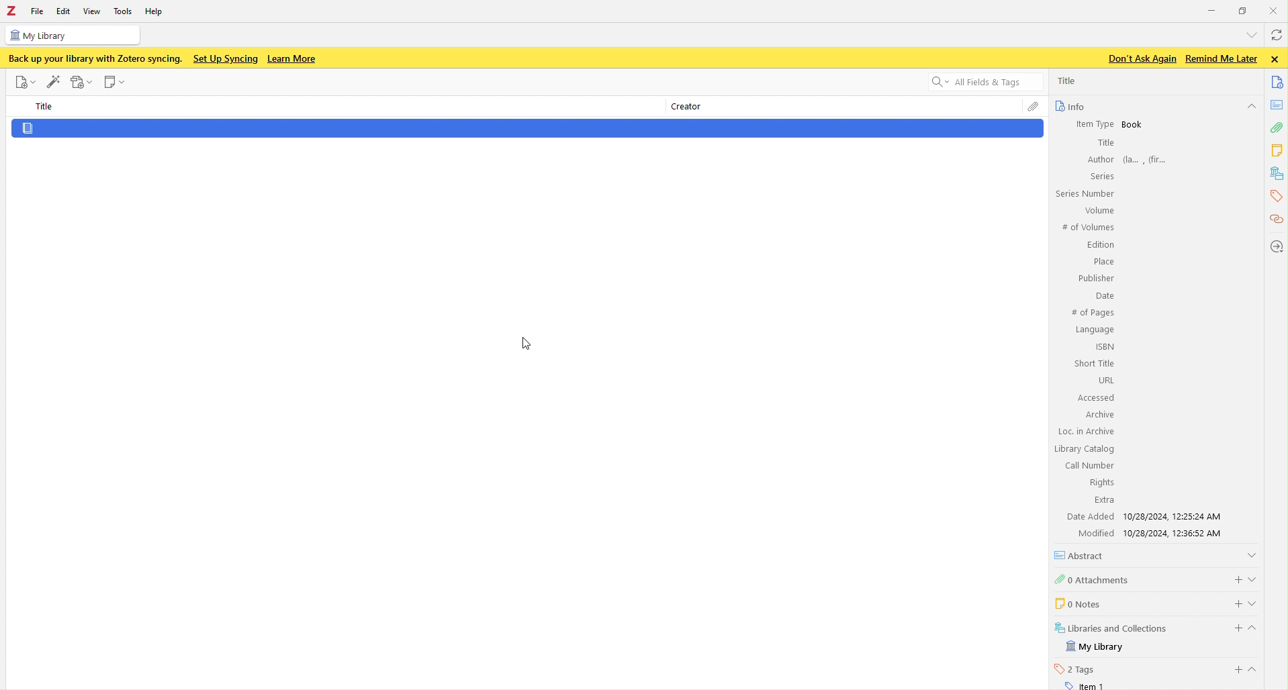 Image resolution: width=1288 pixels, height=690 pixels. What do you see at coordinates (46, 107) in the screenshot?
I see `Title` at bounding box center [46, 107].